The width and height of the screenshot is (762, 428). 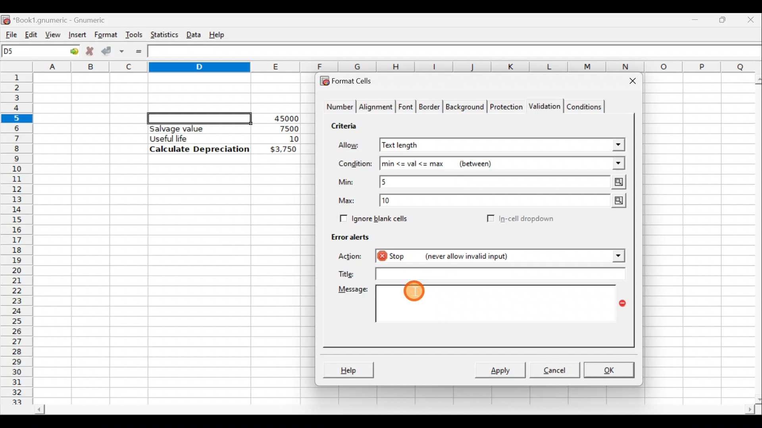 I want to click on 7500, so click(x=276, y=128).